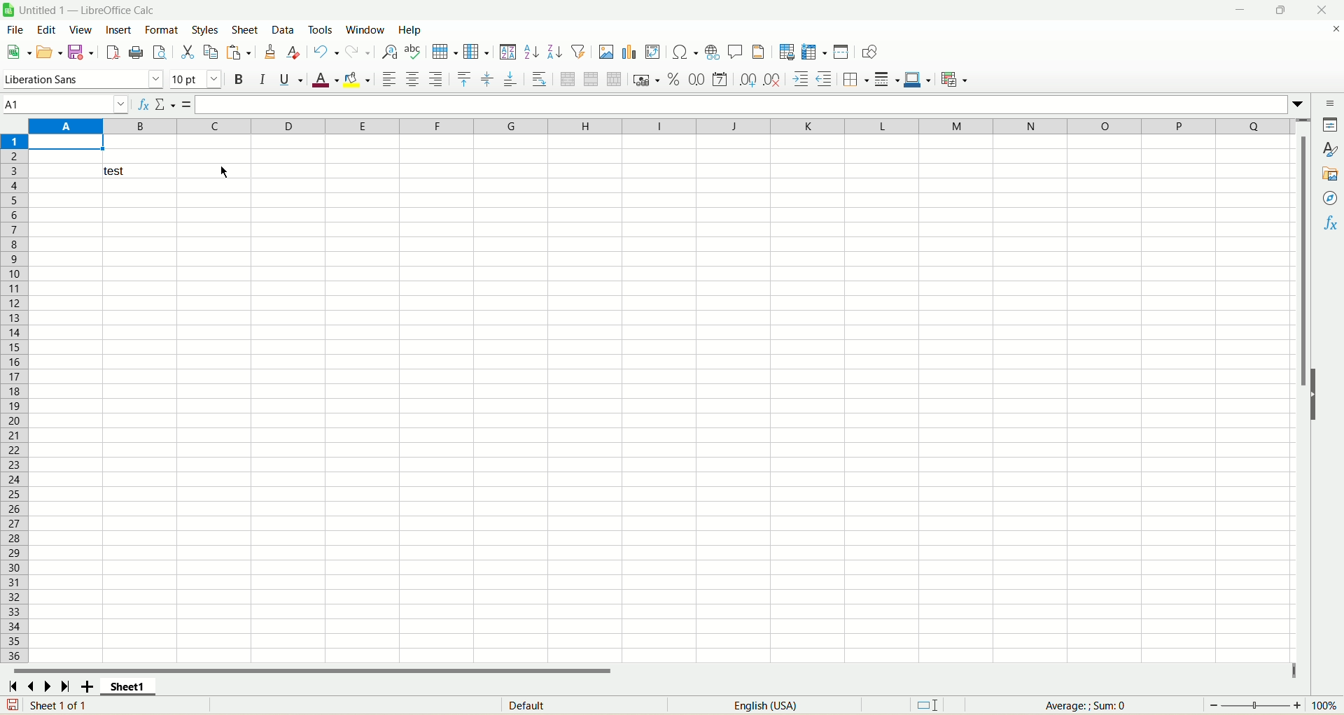 This screenshot has width=1344, height=715. I want to click on Increase indent, so click(800, 79).